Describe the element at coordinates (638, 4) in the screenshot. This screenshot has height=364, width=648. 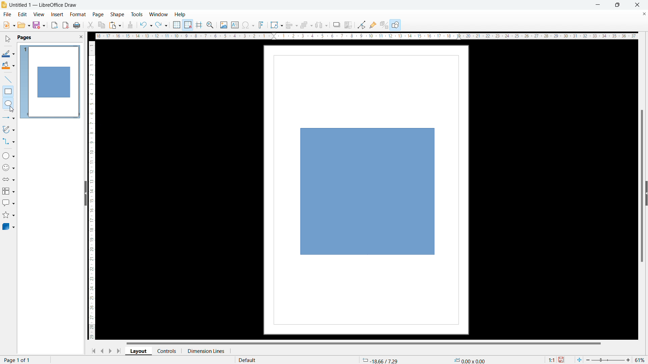
I see `close` at that location.